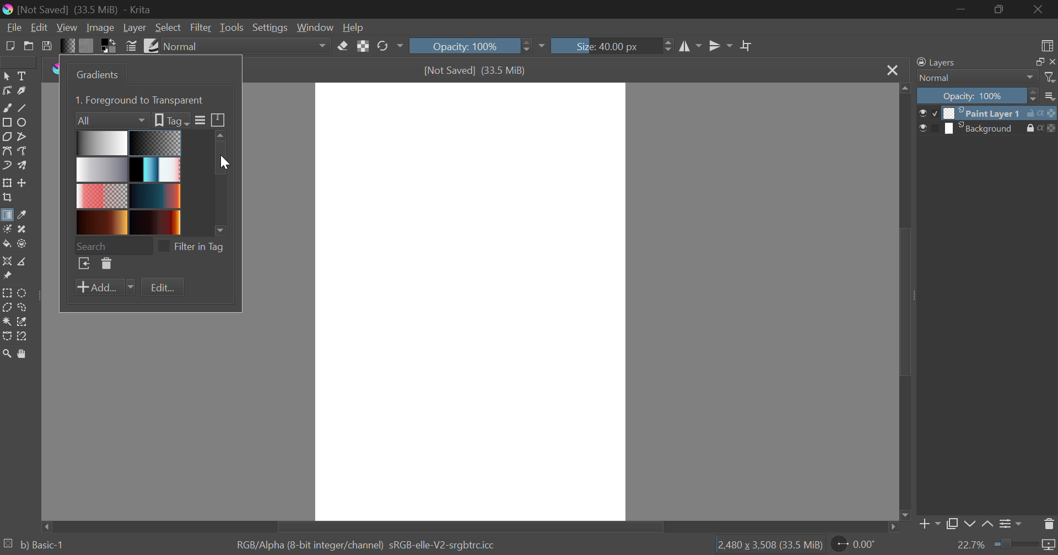  What do you see at coordinates (199, 121) in the screenshot?
I see `Filter Menu` at bounding box center [199, 121].